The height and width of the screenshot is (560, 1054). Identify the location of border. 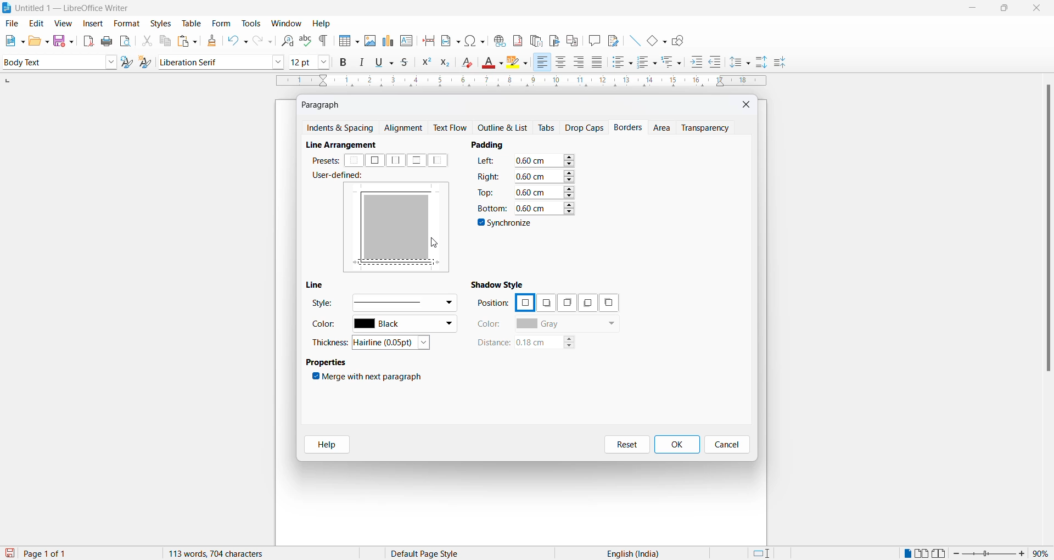
(400, 190).